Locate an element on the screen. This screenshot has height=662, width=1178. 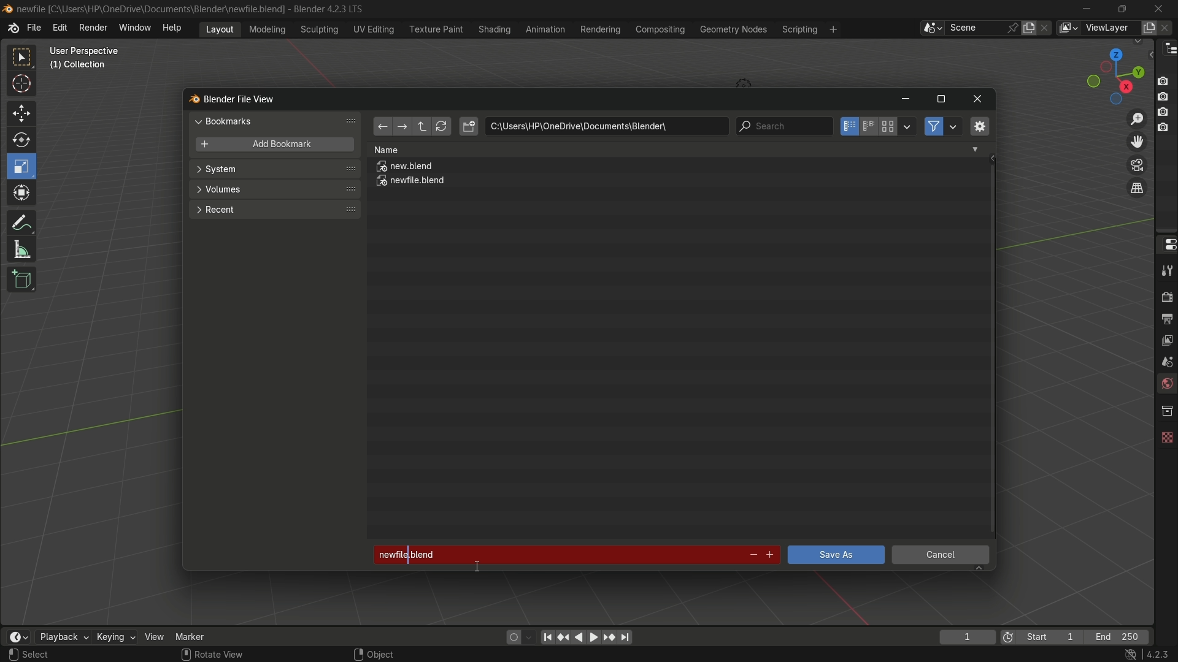
minimize is located at coordinates (905, 100).